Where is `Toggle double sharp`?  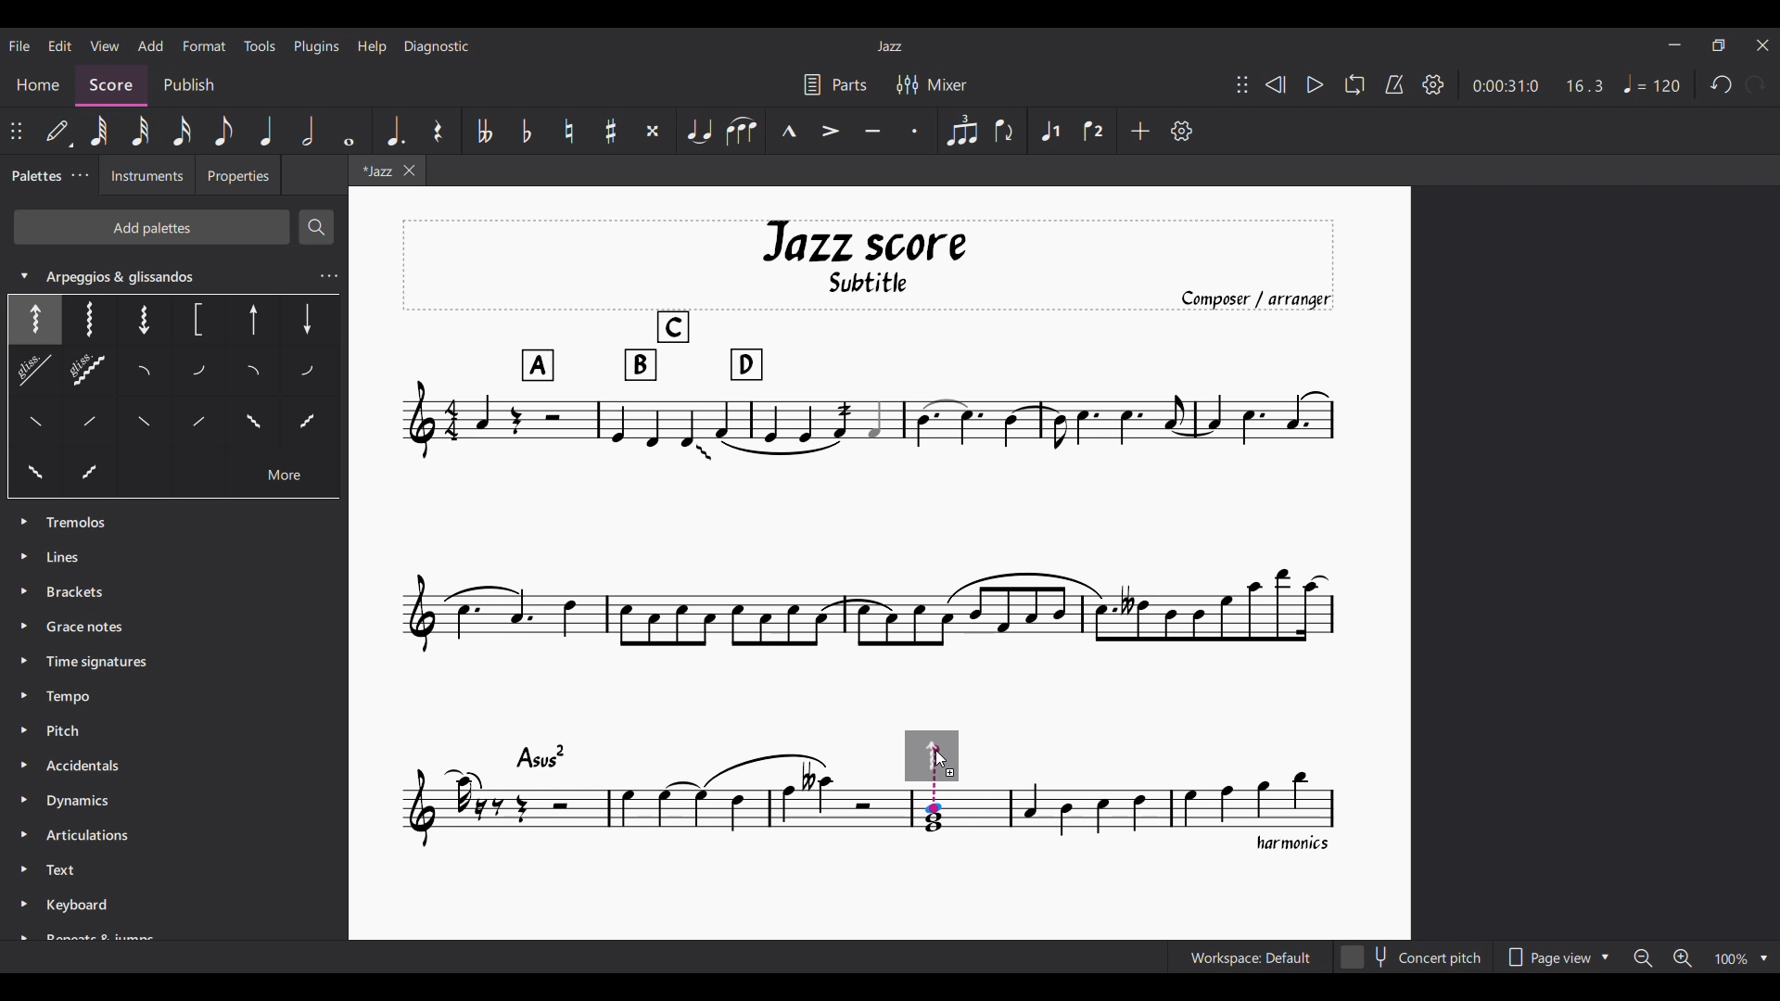 Toggle double sharp is located at coordinates (653, 132).